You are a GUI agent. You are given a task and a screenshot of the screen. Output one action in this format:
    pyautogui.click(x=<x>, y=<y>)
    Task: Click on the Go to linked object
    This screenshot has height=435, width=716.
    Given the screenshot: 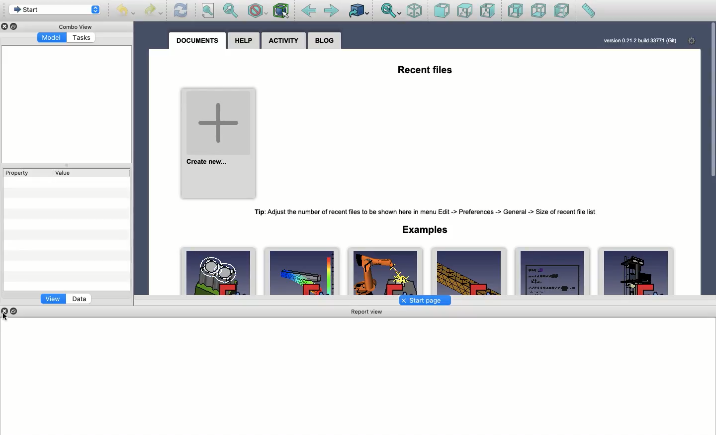 What is the action you would take?
    pyautogui.click(x=358, y=12)
    